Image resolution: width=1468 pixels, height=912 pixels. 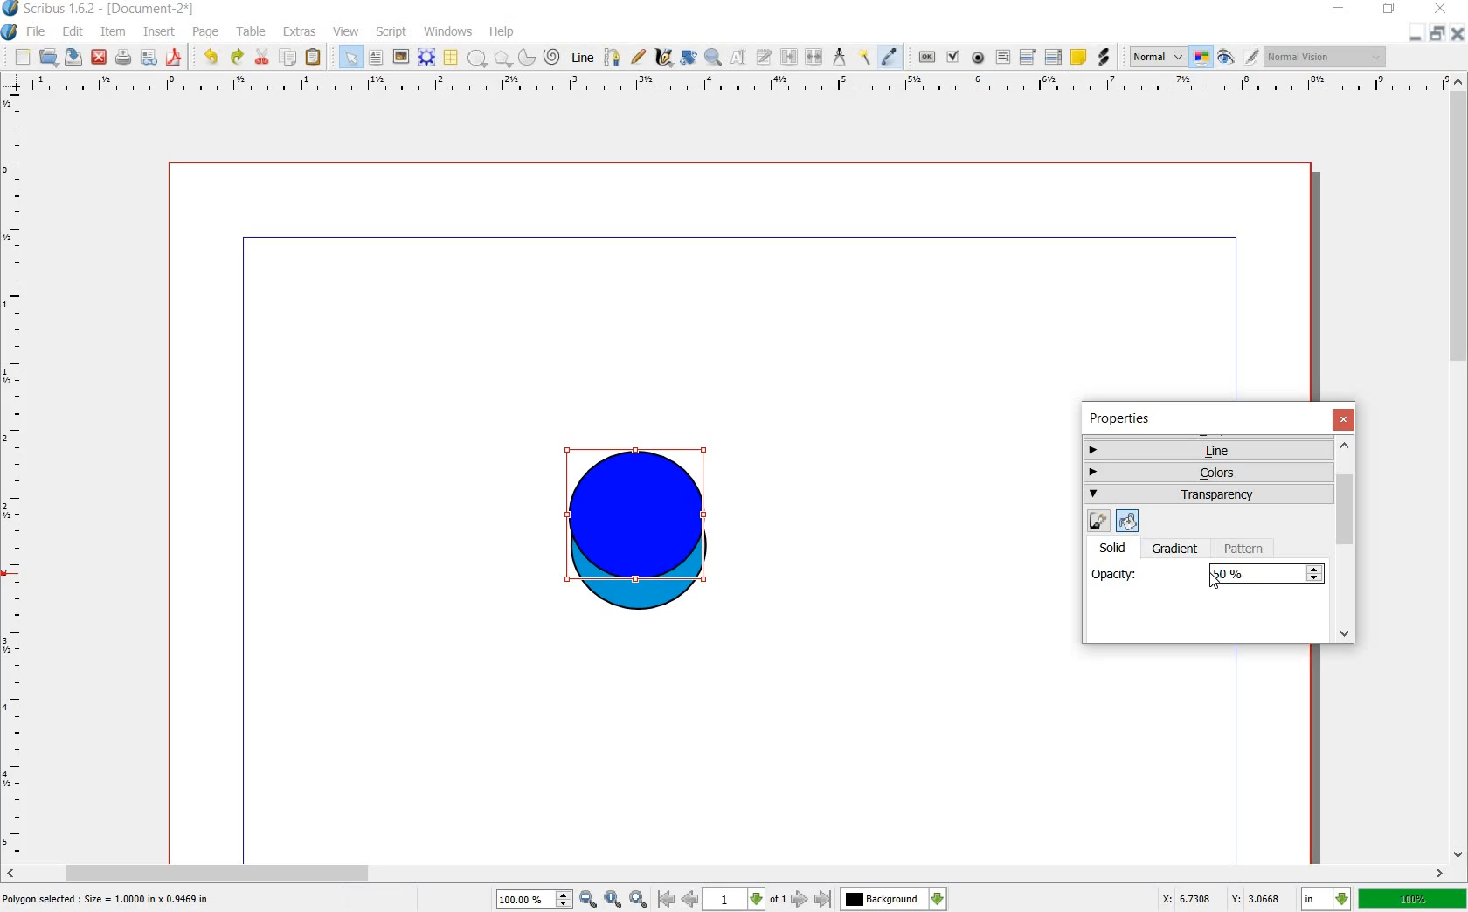 I want to click on preview mode, so click(x=1225, y=60).